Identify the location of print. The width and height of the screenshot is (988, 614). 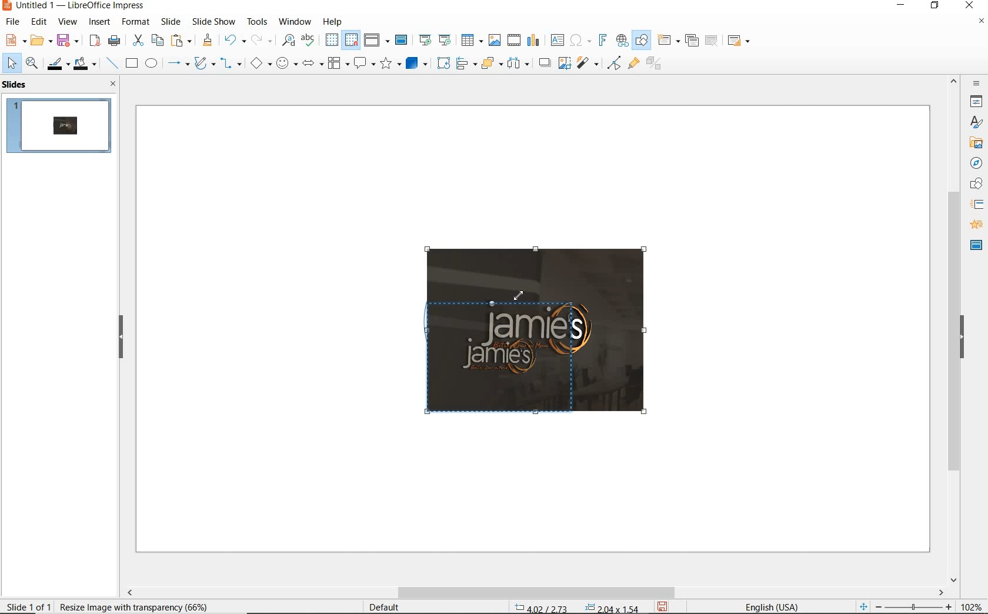
(114, 39).